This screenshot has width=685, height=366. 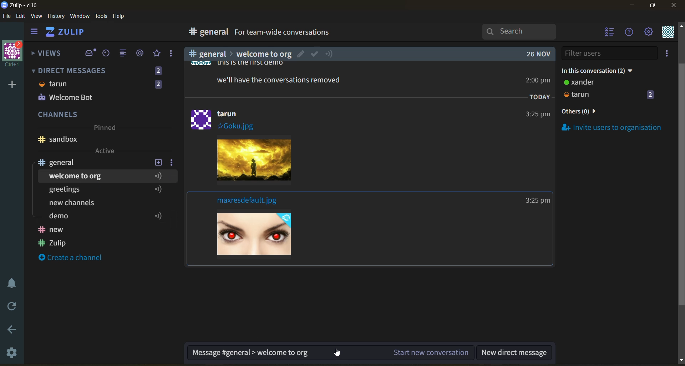 I want to click on inbox, so click(x=207, y=33).